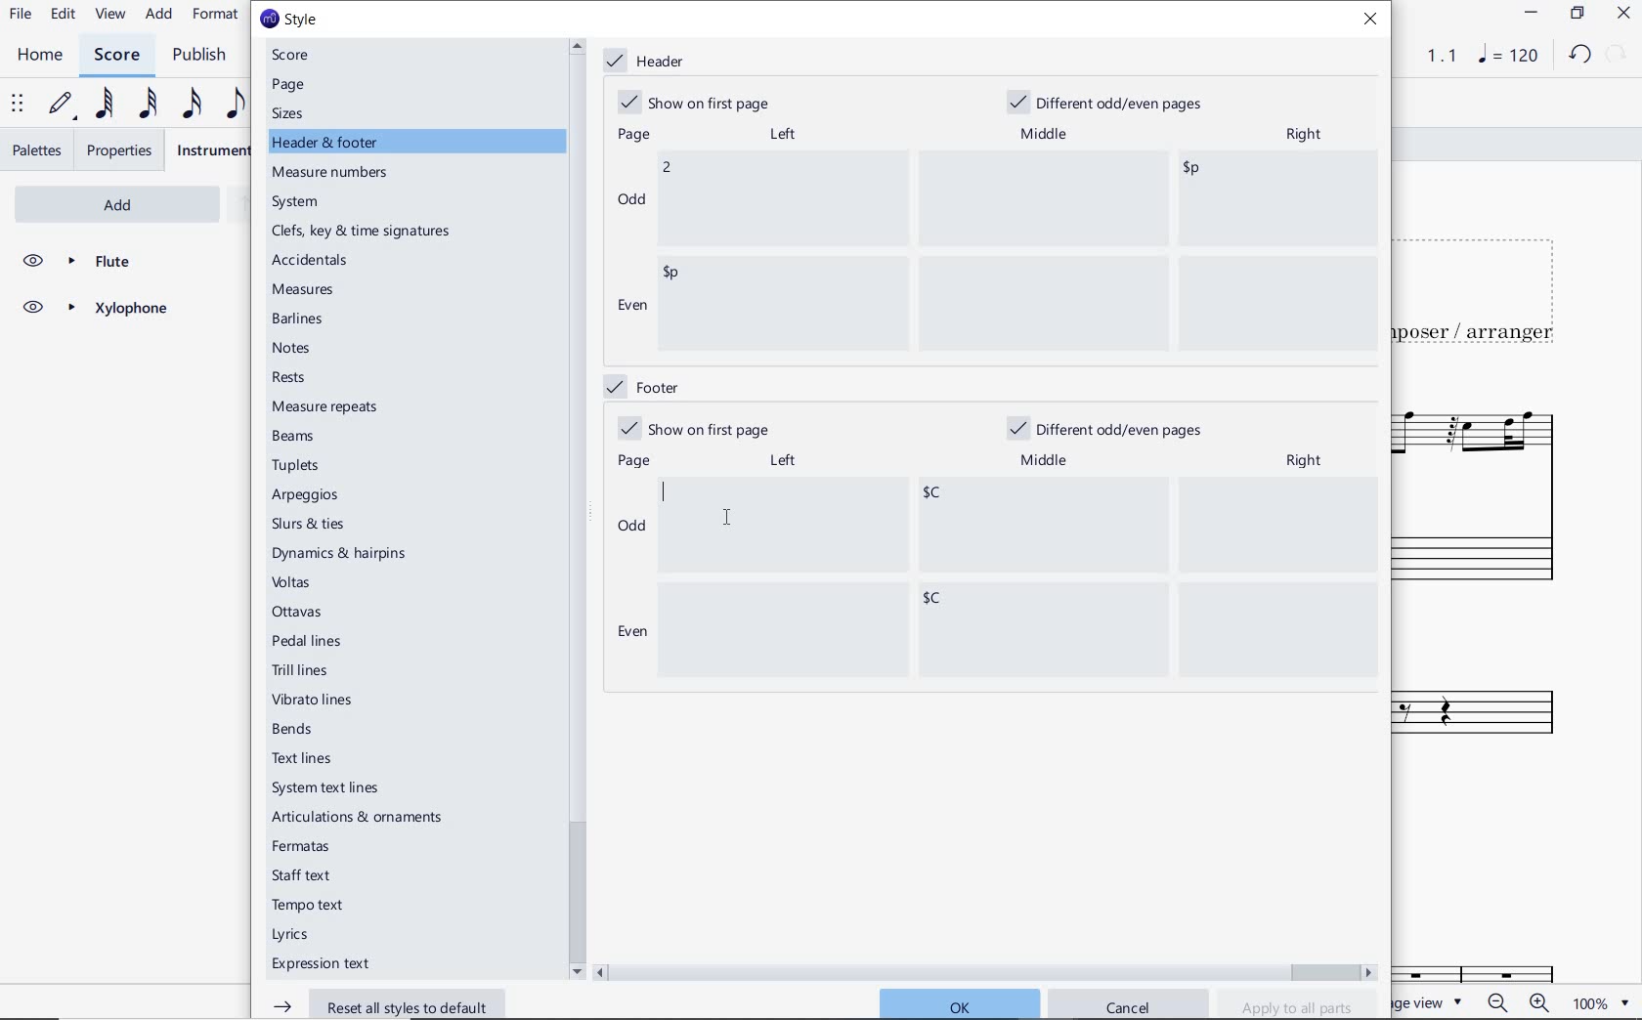 The width and height of the screenshot is (1642, 1020). I want to click on VIEW, so click(111, 15).